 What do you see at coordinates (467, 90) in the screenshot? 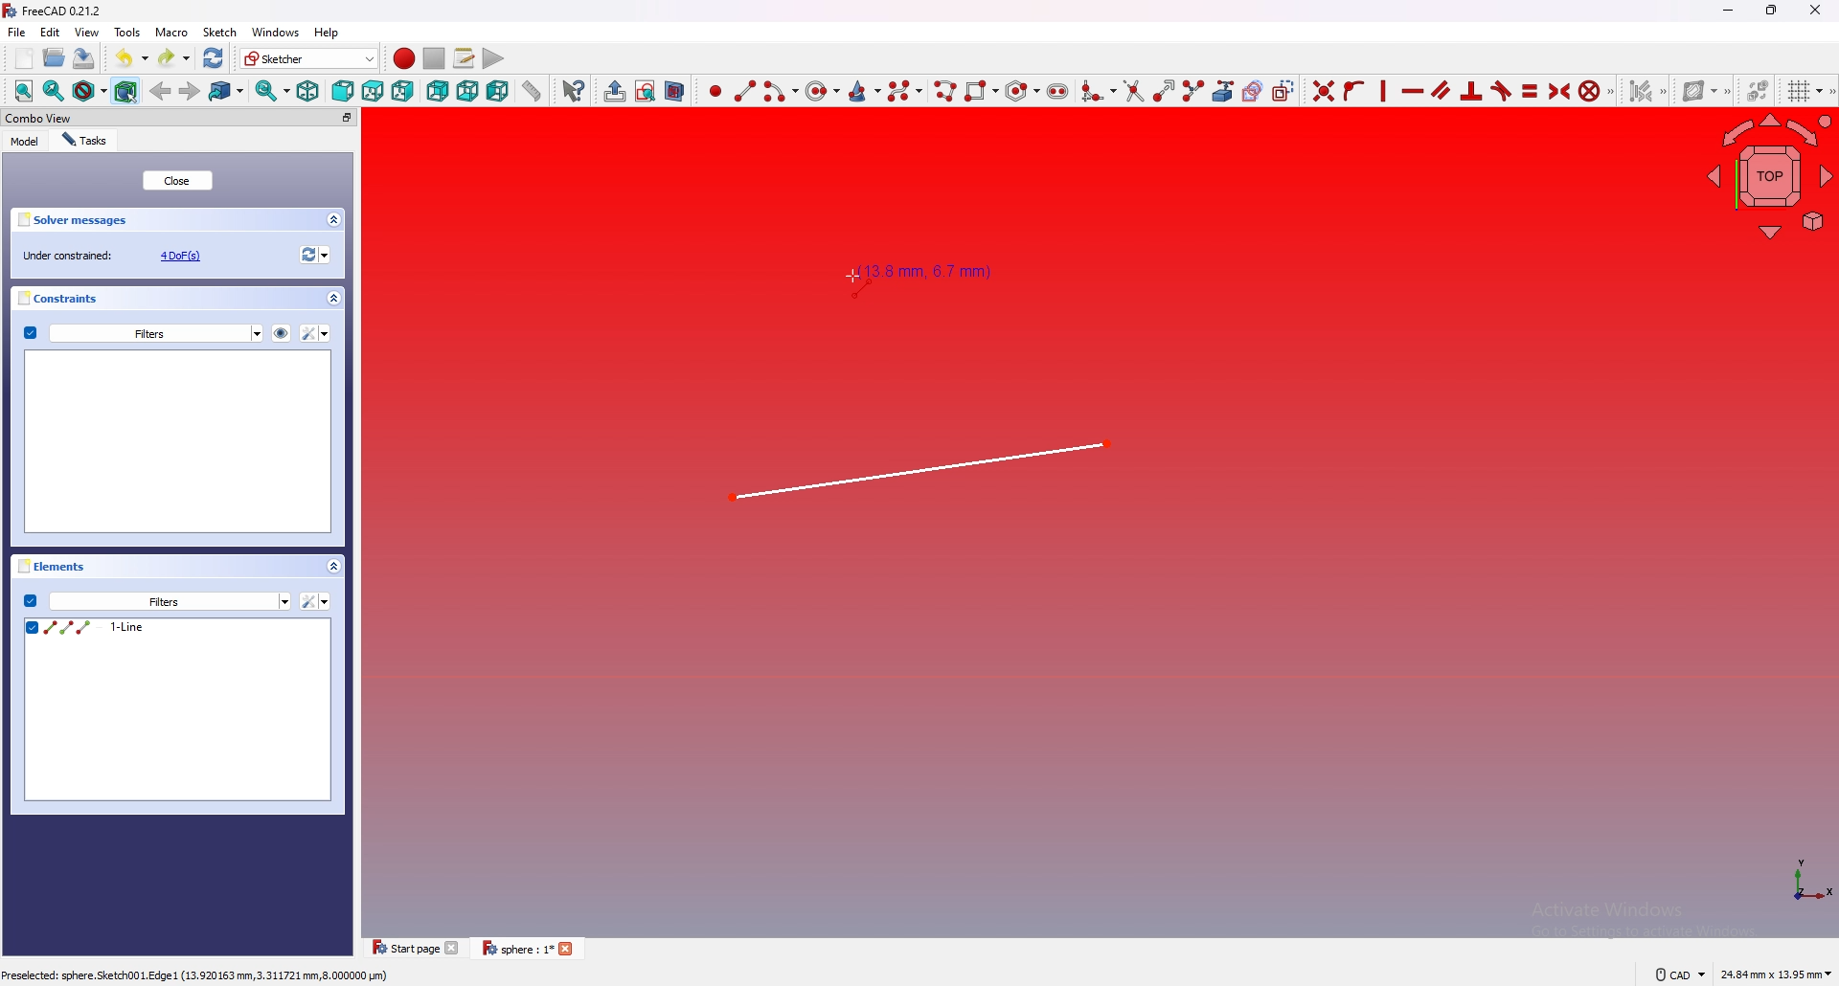
I see `Bottom` at bounding box center [467, 90].